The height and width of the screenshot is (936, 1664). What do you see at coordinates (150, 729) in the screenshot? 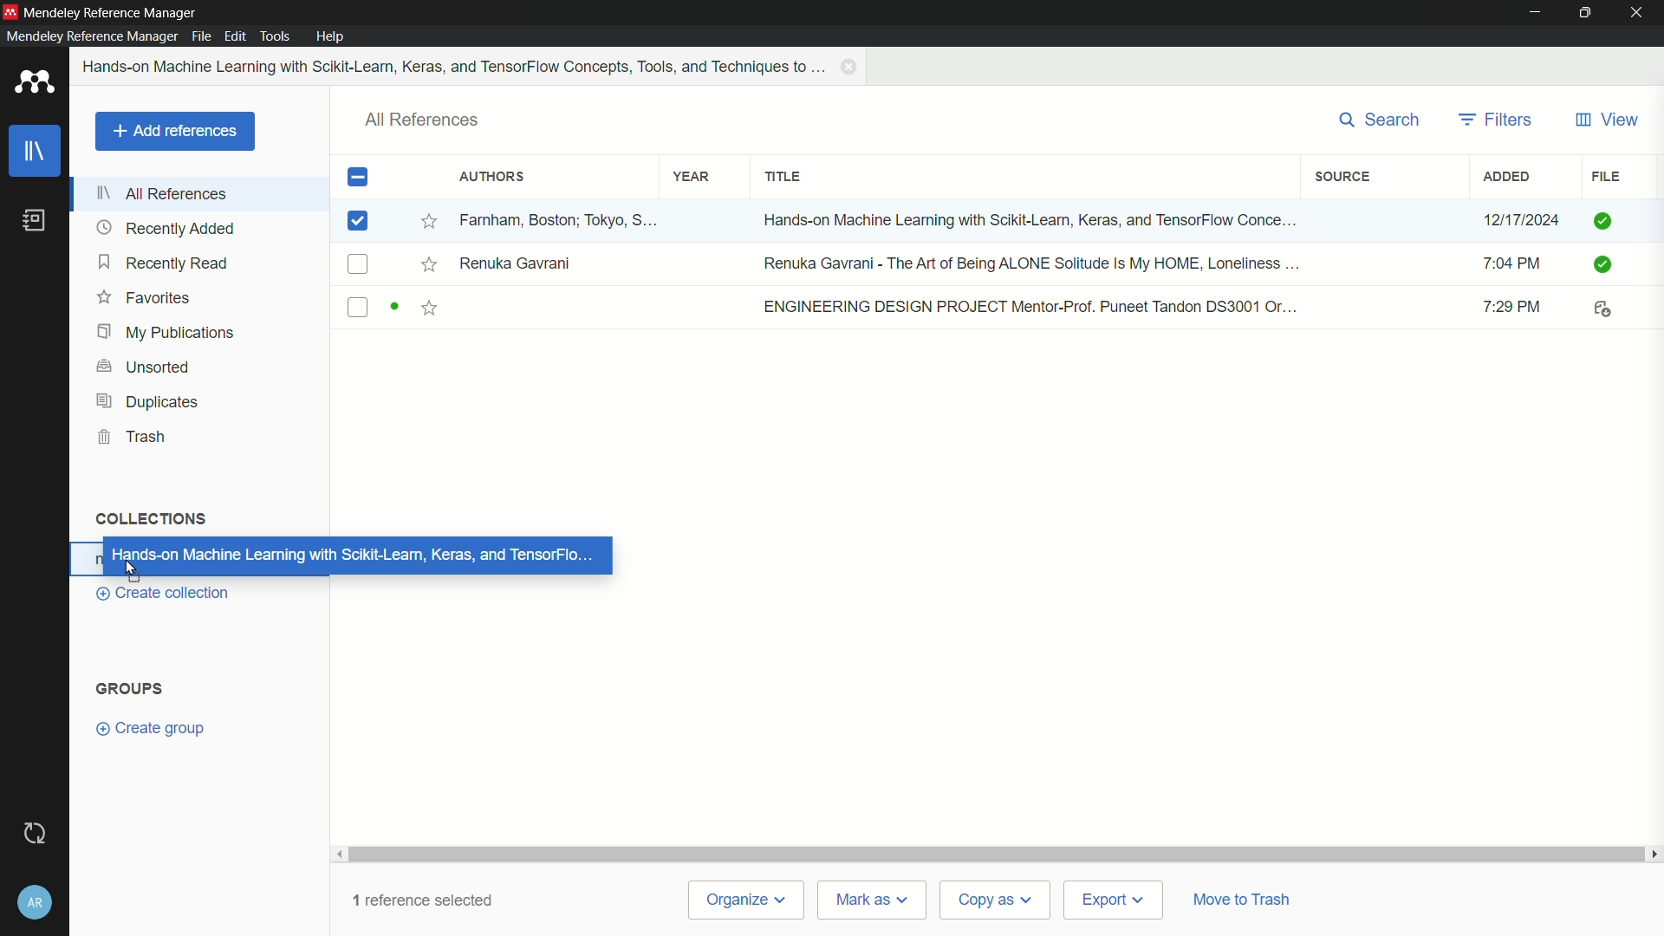
I see `create group` at bounding box center [150, 729].